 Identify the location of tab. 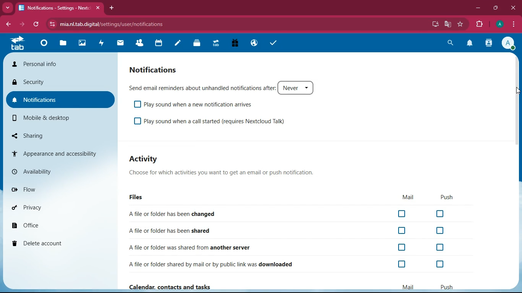
(19, 43).